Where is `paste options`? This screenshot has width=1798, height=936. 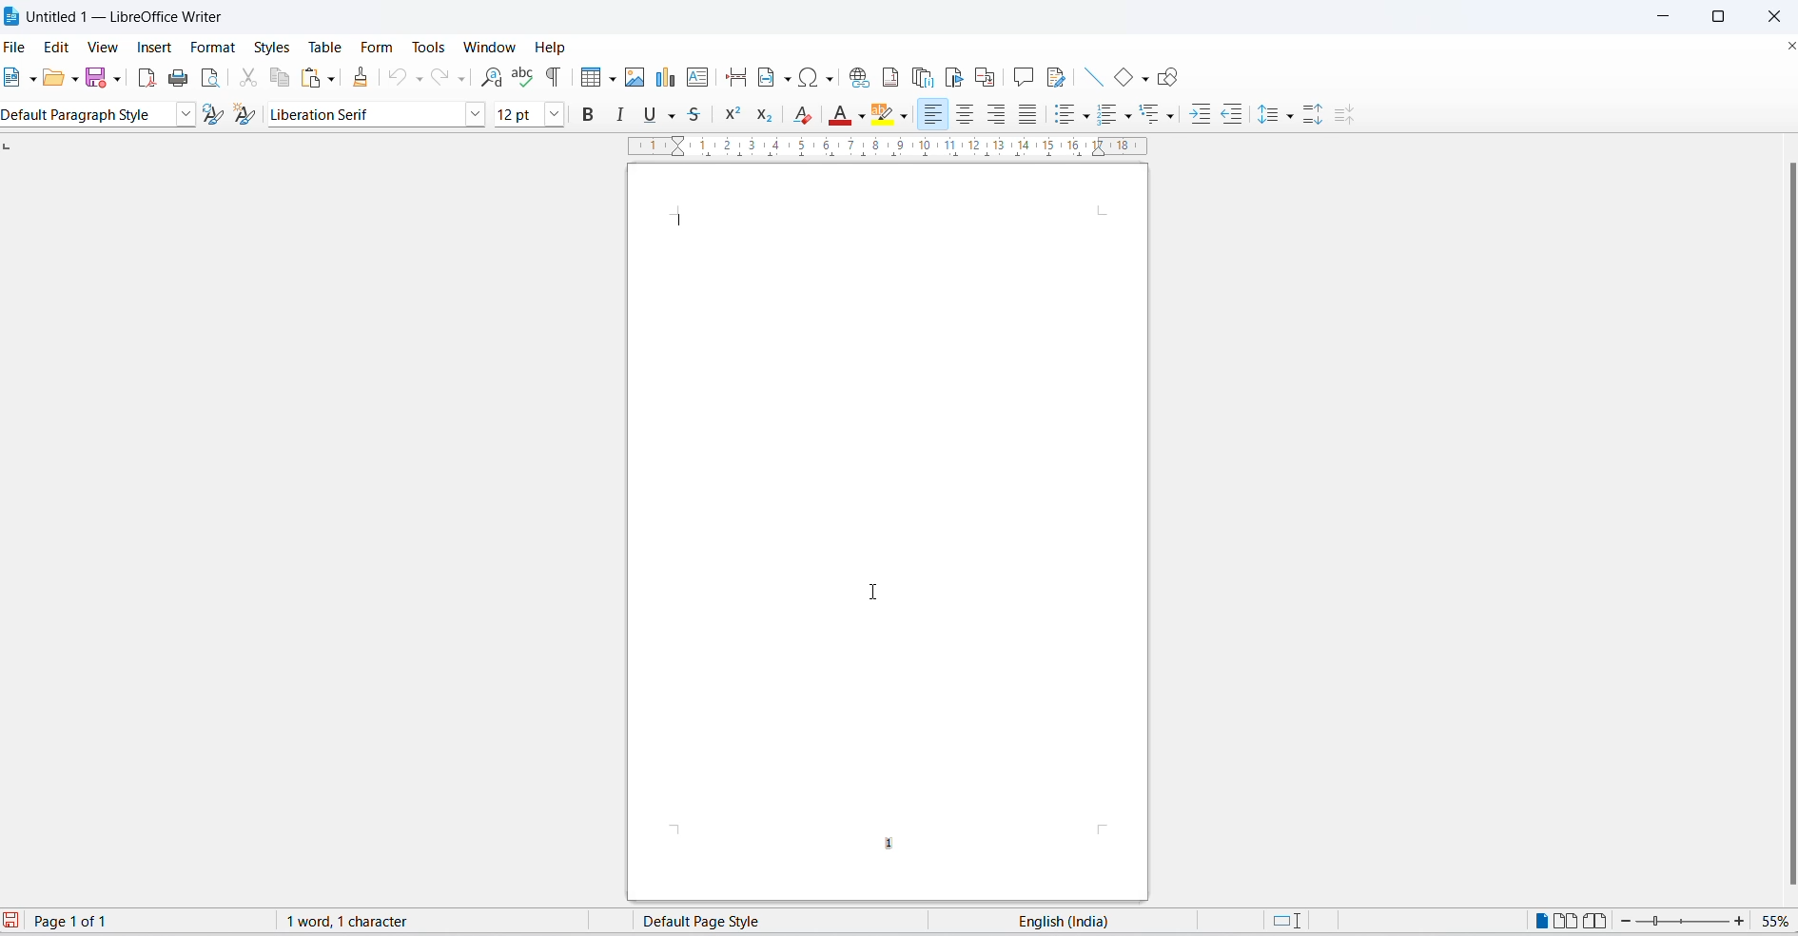
paste options is located at coordinates (333, 79).